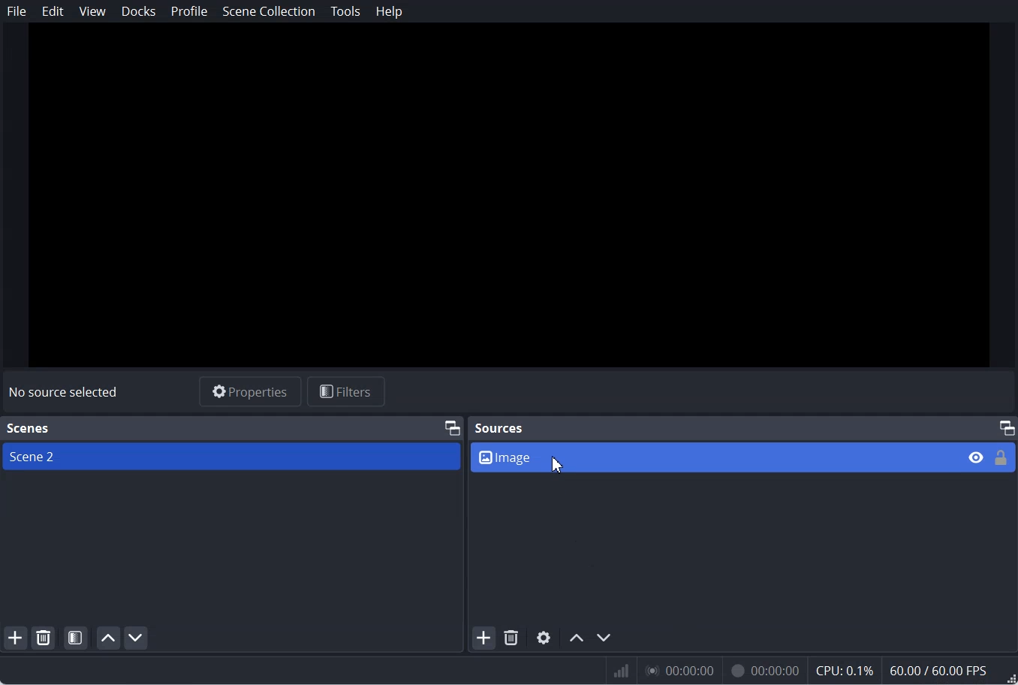 The height and width of the screenshot is (685, 1018). What do you see at coordinates (512, 637) in the screenshot?
I see `Remove selected Source` at bounding box center [512, 637].